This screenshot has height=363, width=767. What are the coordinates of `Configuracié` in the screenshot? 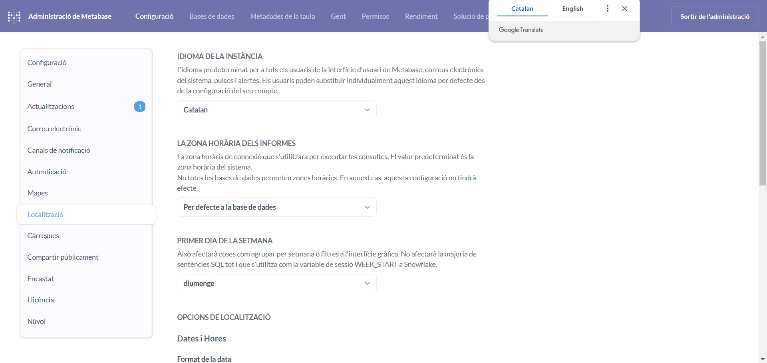 It's located at (154, 15).